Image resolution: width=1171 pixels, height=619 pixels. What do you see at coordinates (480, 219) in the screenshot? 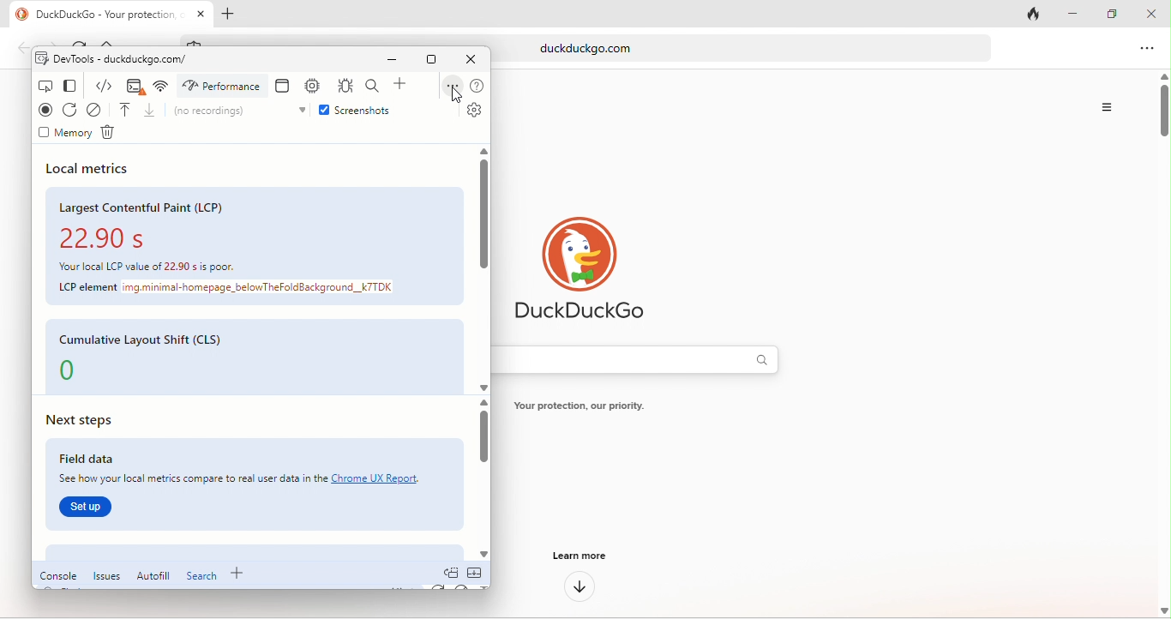
I see `vertical scroll bar` at bounding box center [480, 219].